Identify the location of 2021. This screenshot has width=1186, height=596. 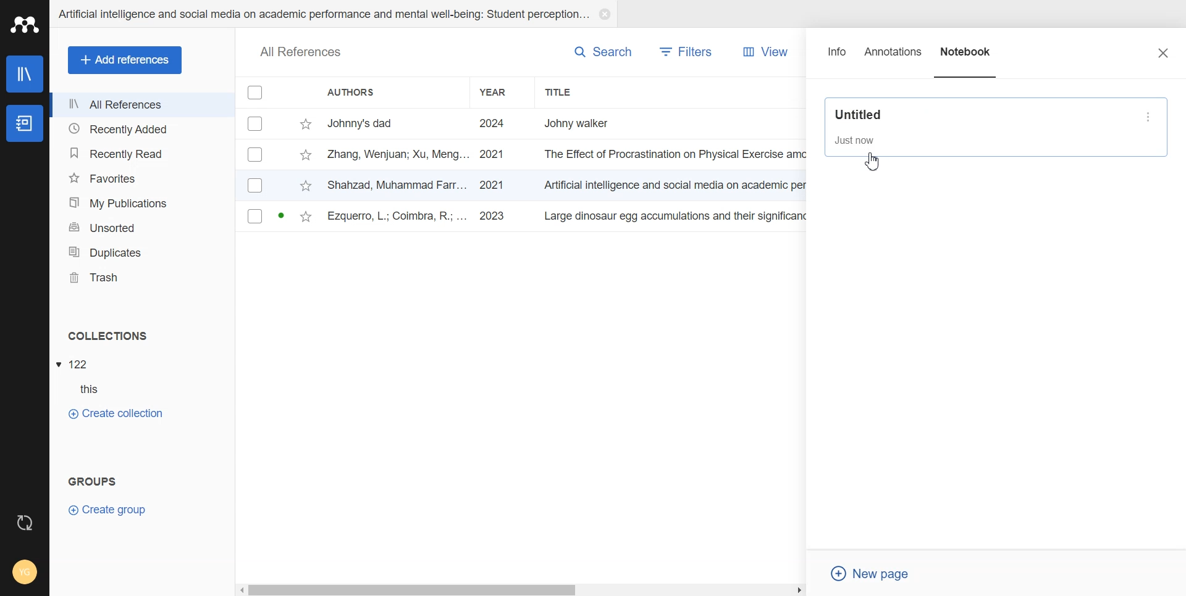
(492, 155).